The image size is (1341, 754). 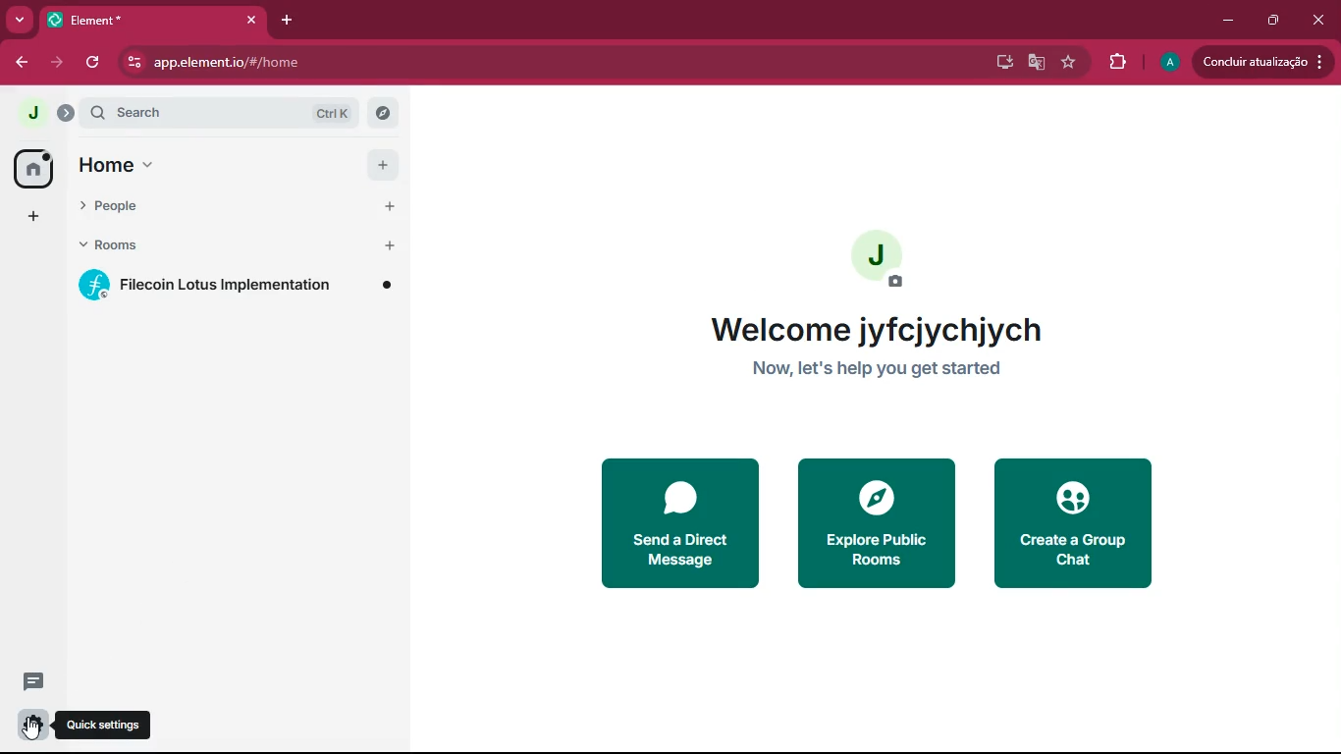 What do you see at coordinates (122, 245) in the screenshot?
I see `rooms` at bounding box center [122, 245].